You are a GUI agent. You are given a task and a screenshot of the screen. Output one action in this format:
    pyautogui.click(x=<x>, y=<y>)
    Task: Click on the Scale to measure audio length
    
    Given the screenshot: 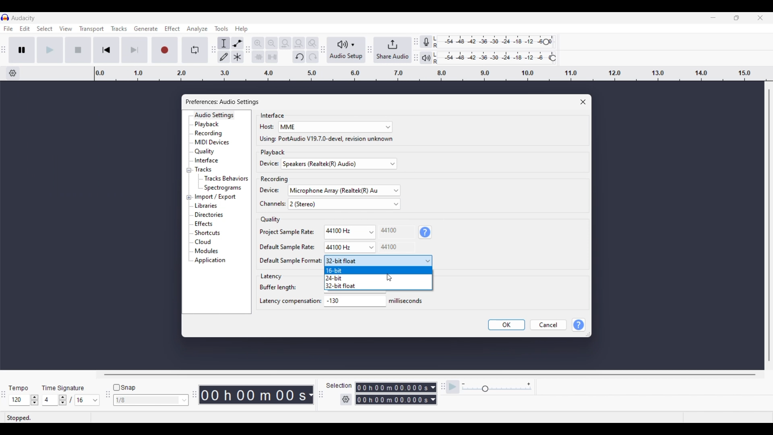 What is the action you would take?
    pyautogui.click(x=434, y=74)
    